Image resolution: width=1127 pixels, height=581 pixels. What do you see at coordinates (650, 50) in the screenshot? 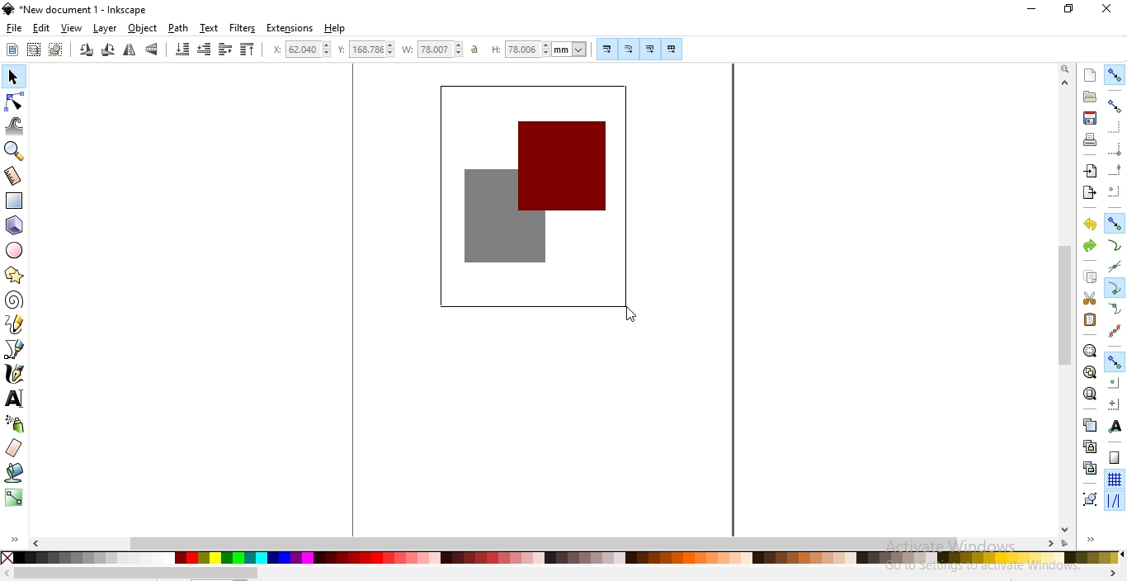
I see `move gradient along with objects` at bounding box center [650, 50].